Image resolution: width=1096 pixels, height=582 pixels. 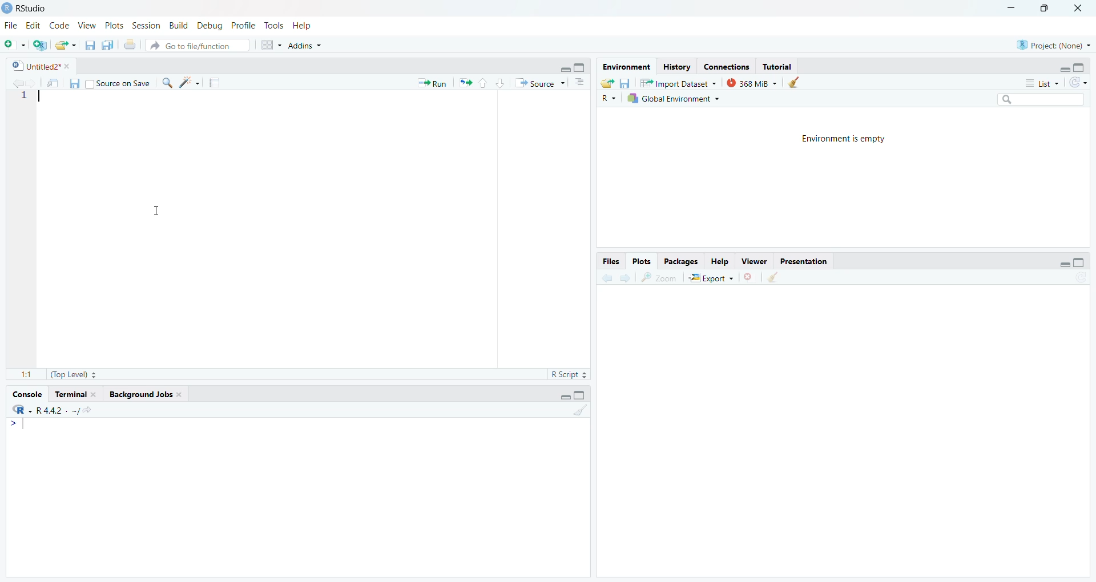 What do you see at coordinates (11, 25) in the screenshot?
I see `File` at bounding box center [11, 25].